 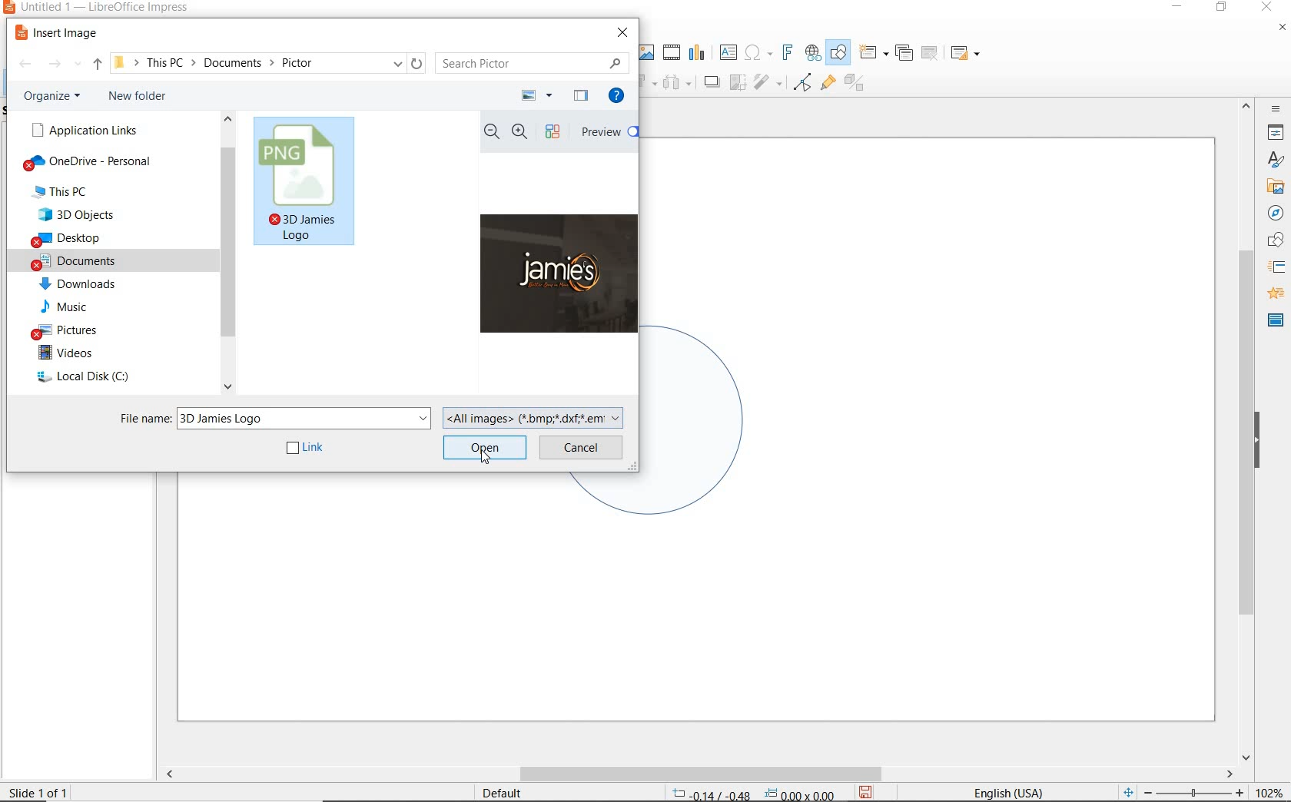 What do you see at coordinates (930, 54) in the screenshot?
I see `delete slide` at bounding box center [930, 54].